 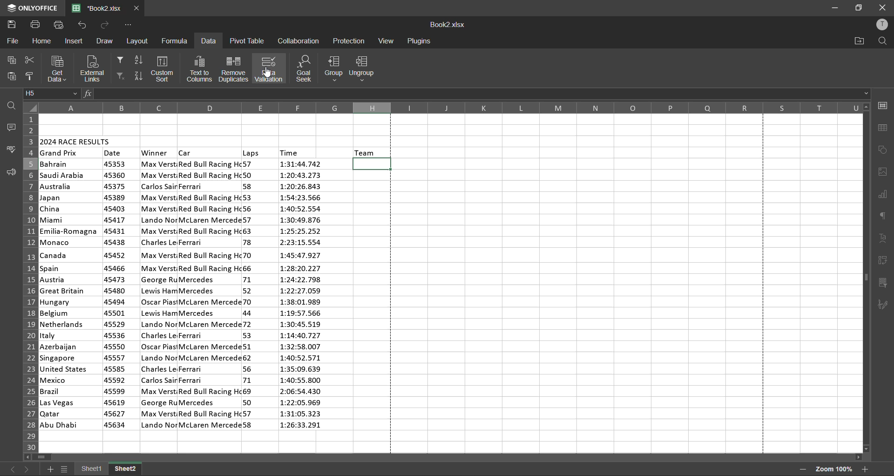 What do you see at coordinates (881, 7) in the screenshot?
I see `close` at bounding box center [881, 7].